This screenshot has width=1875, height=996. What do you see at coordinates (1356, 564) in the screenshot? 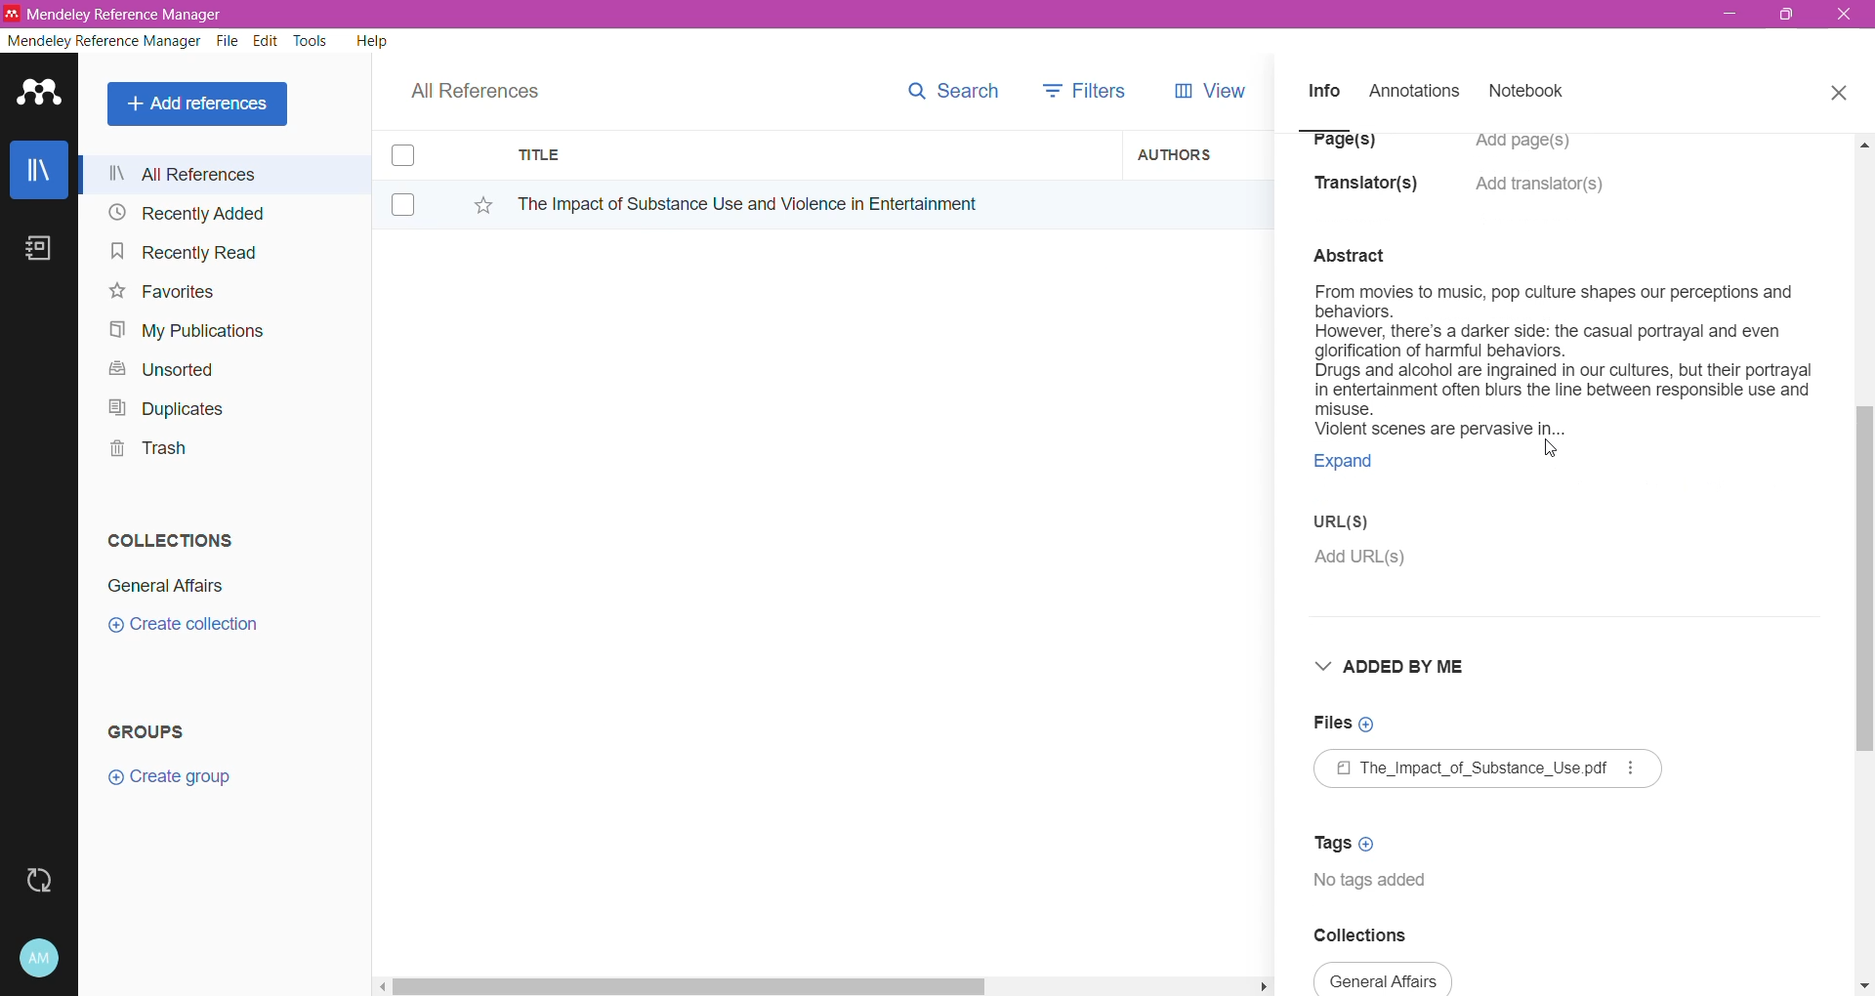
I see `Click to Add URL(s)` at bounding box center [1356, 564].